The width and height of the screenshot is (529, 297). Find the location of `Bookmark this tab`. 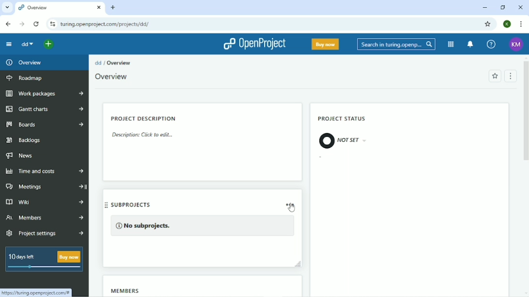

Bookmark this tab is located at coordinates (487, 24).